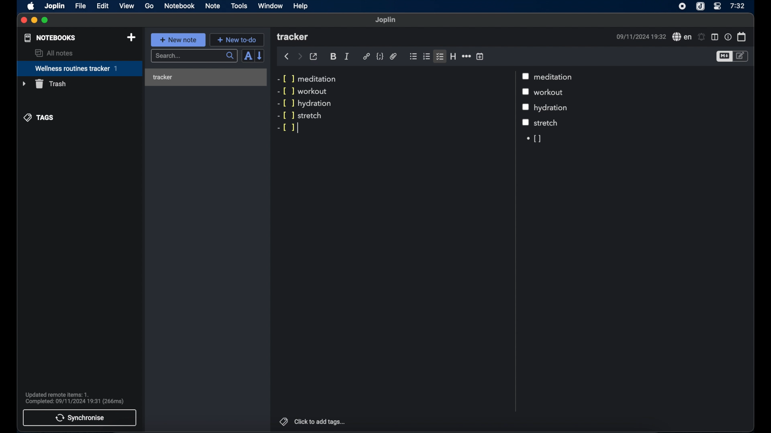 The image size is (771, 433). I want to click on + new note, so click(178, 40).